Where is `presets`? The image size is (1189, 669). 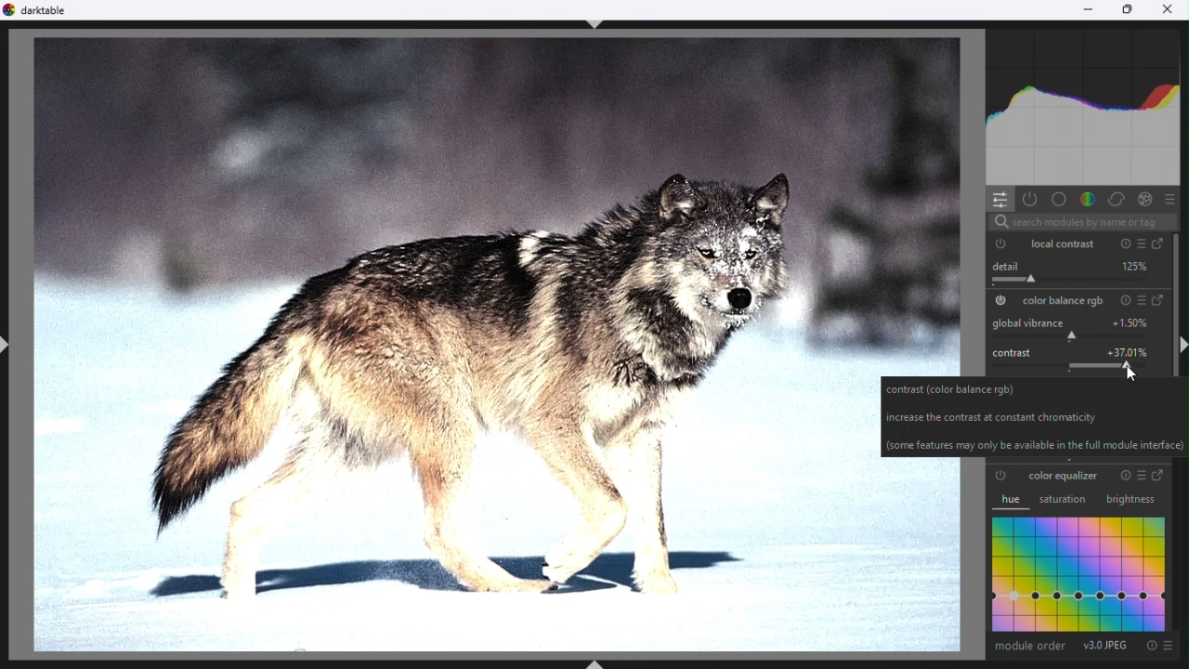 presets is located at coordinates (1172, 198).